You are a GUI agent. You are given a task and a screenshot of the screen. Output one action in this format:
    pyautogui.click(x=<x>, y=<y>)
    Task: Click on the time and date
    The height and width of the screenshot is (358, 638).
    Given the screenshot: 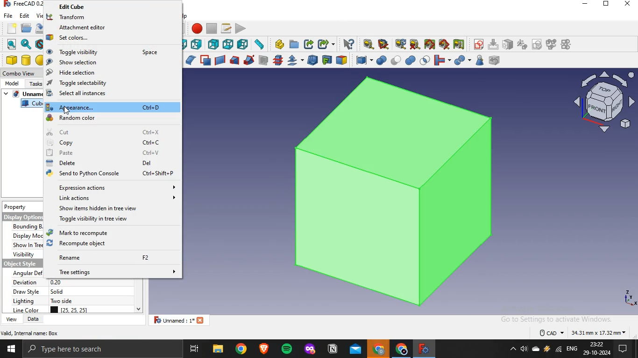 What is the action you would take?
    pyautogui.click(x=597, y=349)
    